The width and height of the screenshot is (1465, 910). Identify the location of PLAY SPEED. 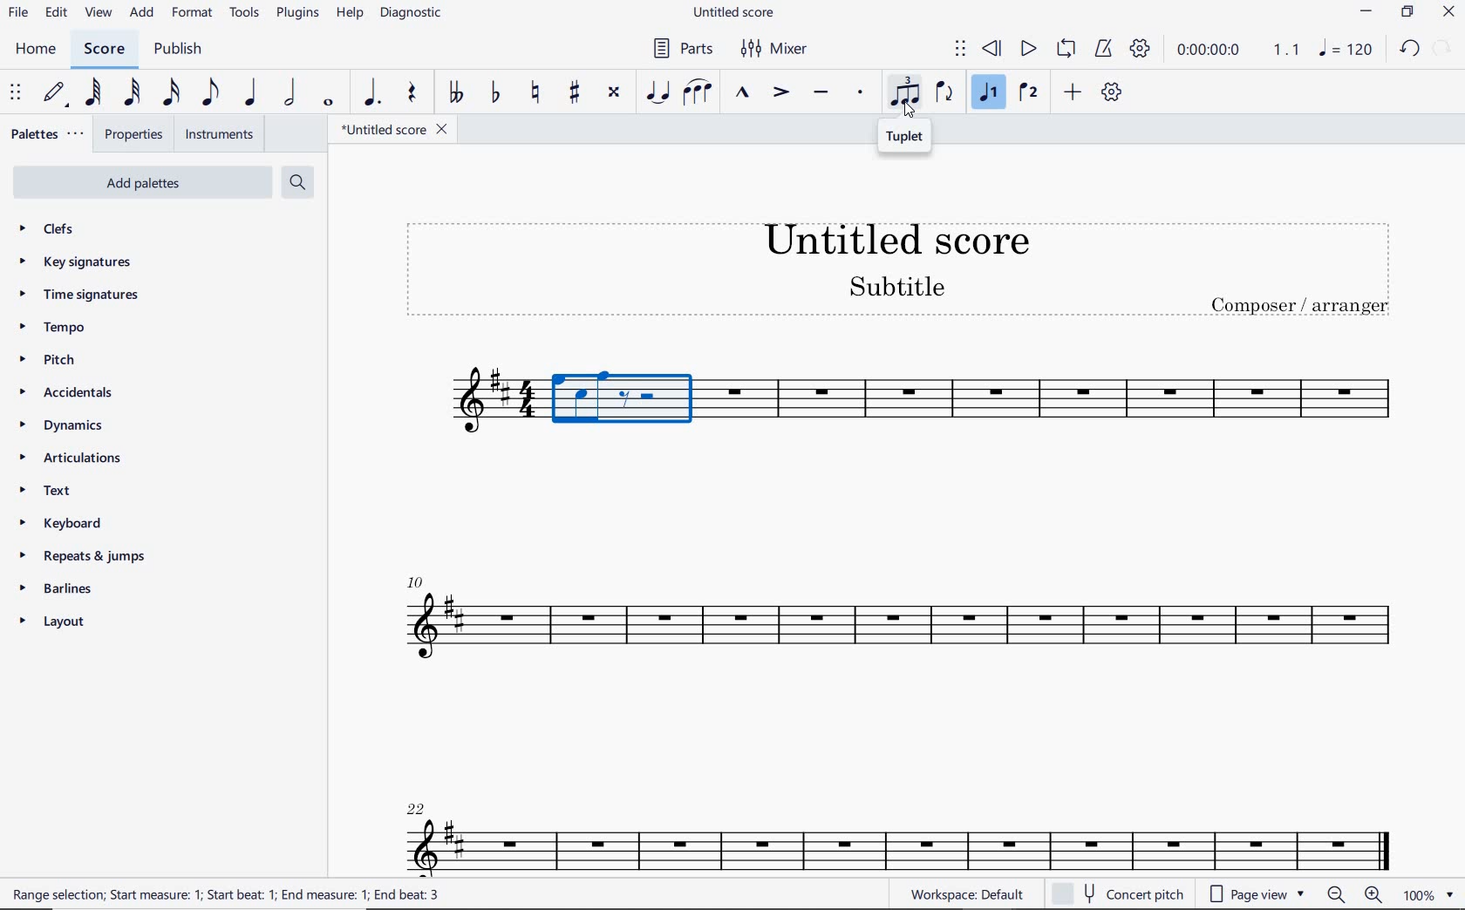
(1238, 51).